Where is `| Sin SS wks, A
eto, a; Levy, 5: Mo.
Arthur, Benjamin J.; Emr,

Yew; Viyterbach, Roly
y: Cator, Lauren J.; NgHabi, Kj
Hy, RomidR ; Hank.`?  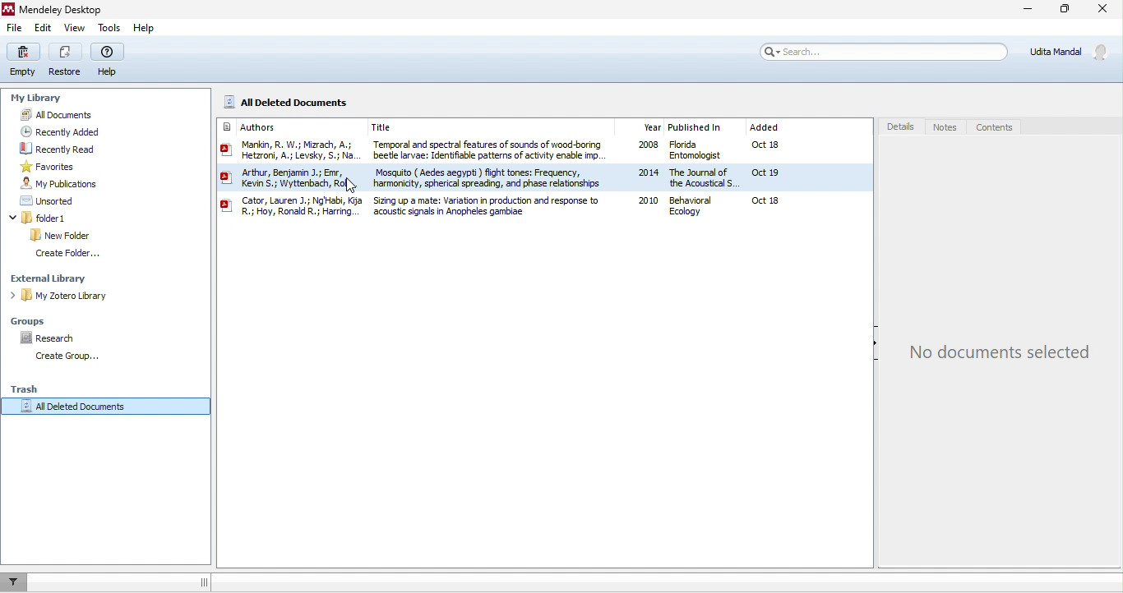 | Sin SS wks, A
eto, a; Levy, 5: Mo.
Arthur, Benjamin J.; Emr,

Yew; Viyterbach, Roly
y: Cator, Lauren J.; NgHabi, Kj
Hy, RomidR ; Hank. is located at coordinates (285, 178).